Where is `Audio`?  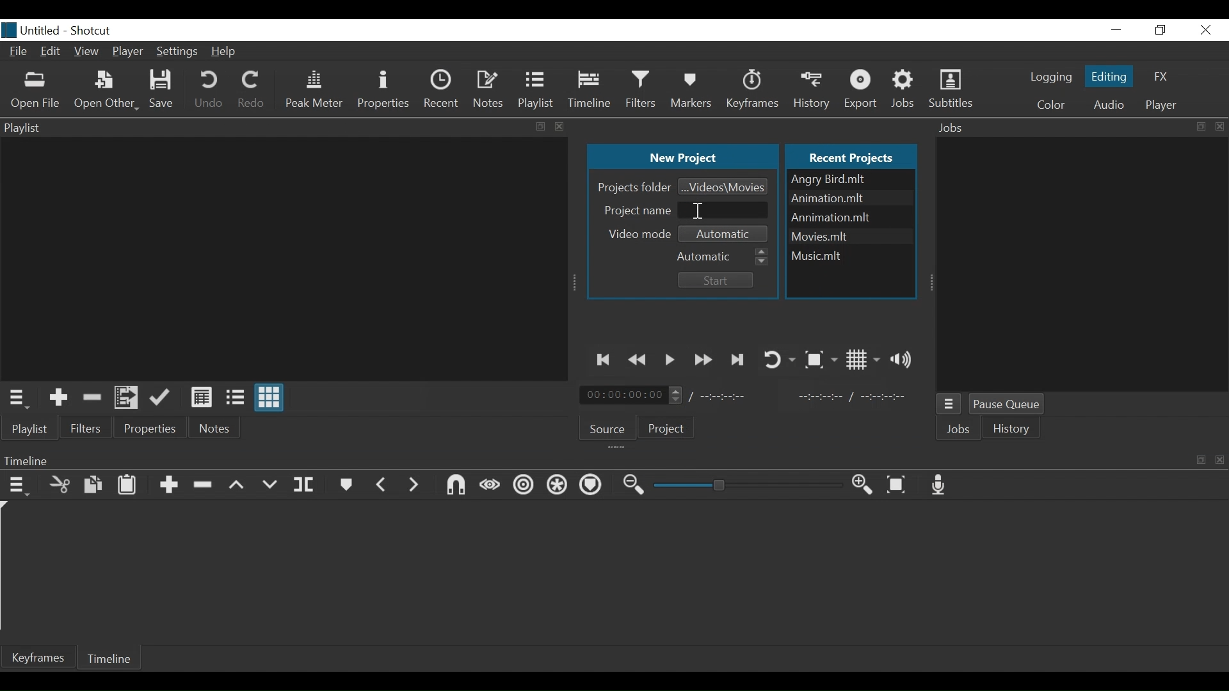
Audio is located at coordinates (1108, 104).